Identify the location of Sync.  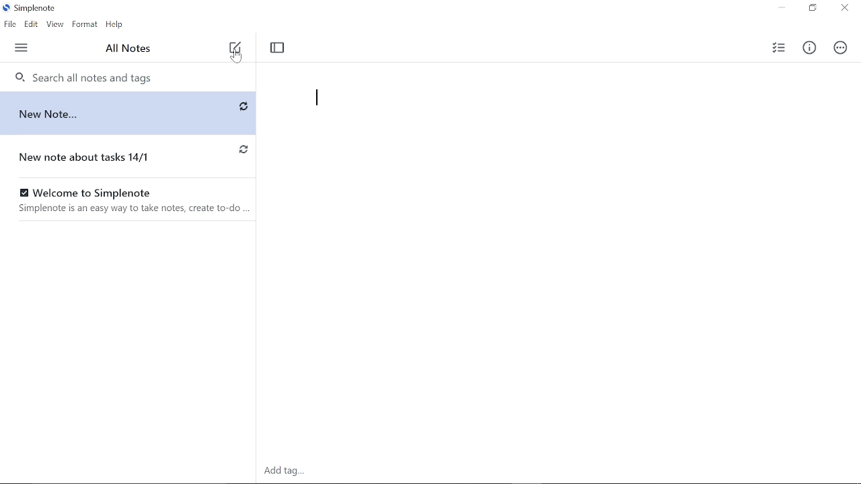
(242, 148).